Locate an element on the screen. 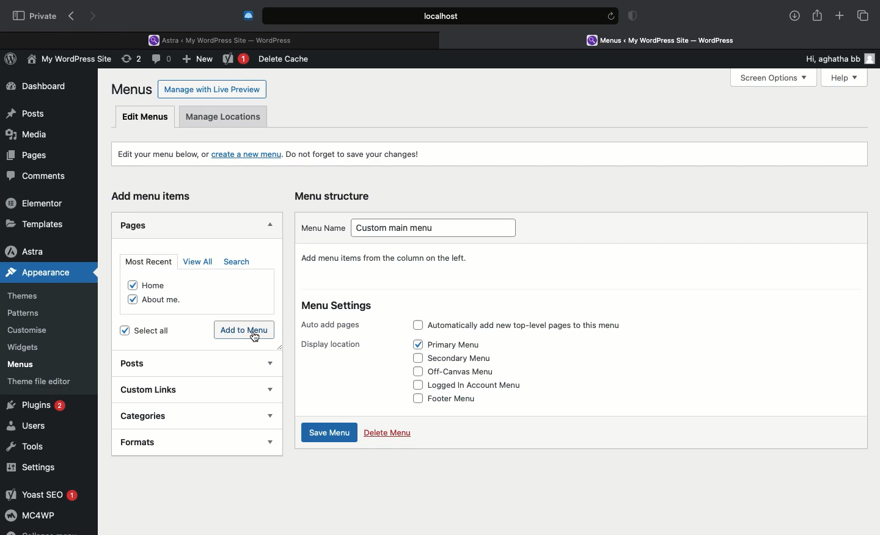  Do not forget to save your changes! is located at coordinates (355, 155).